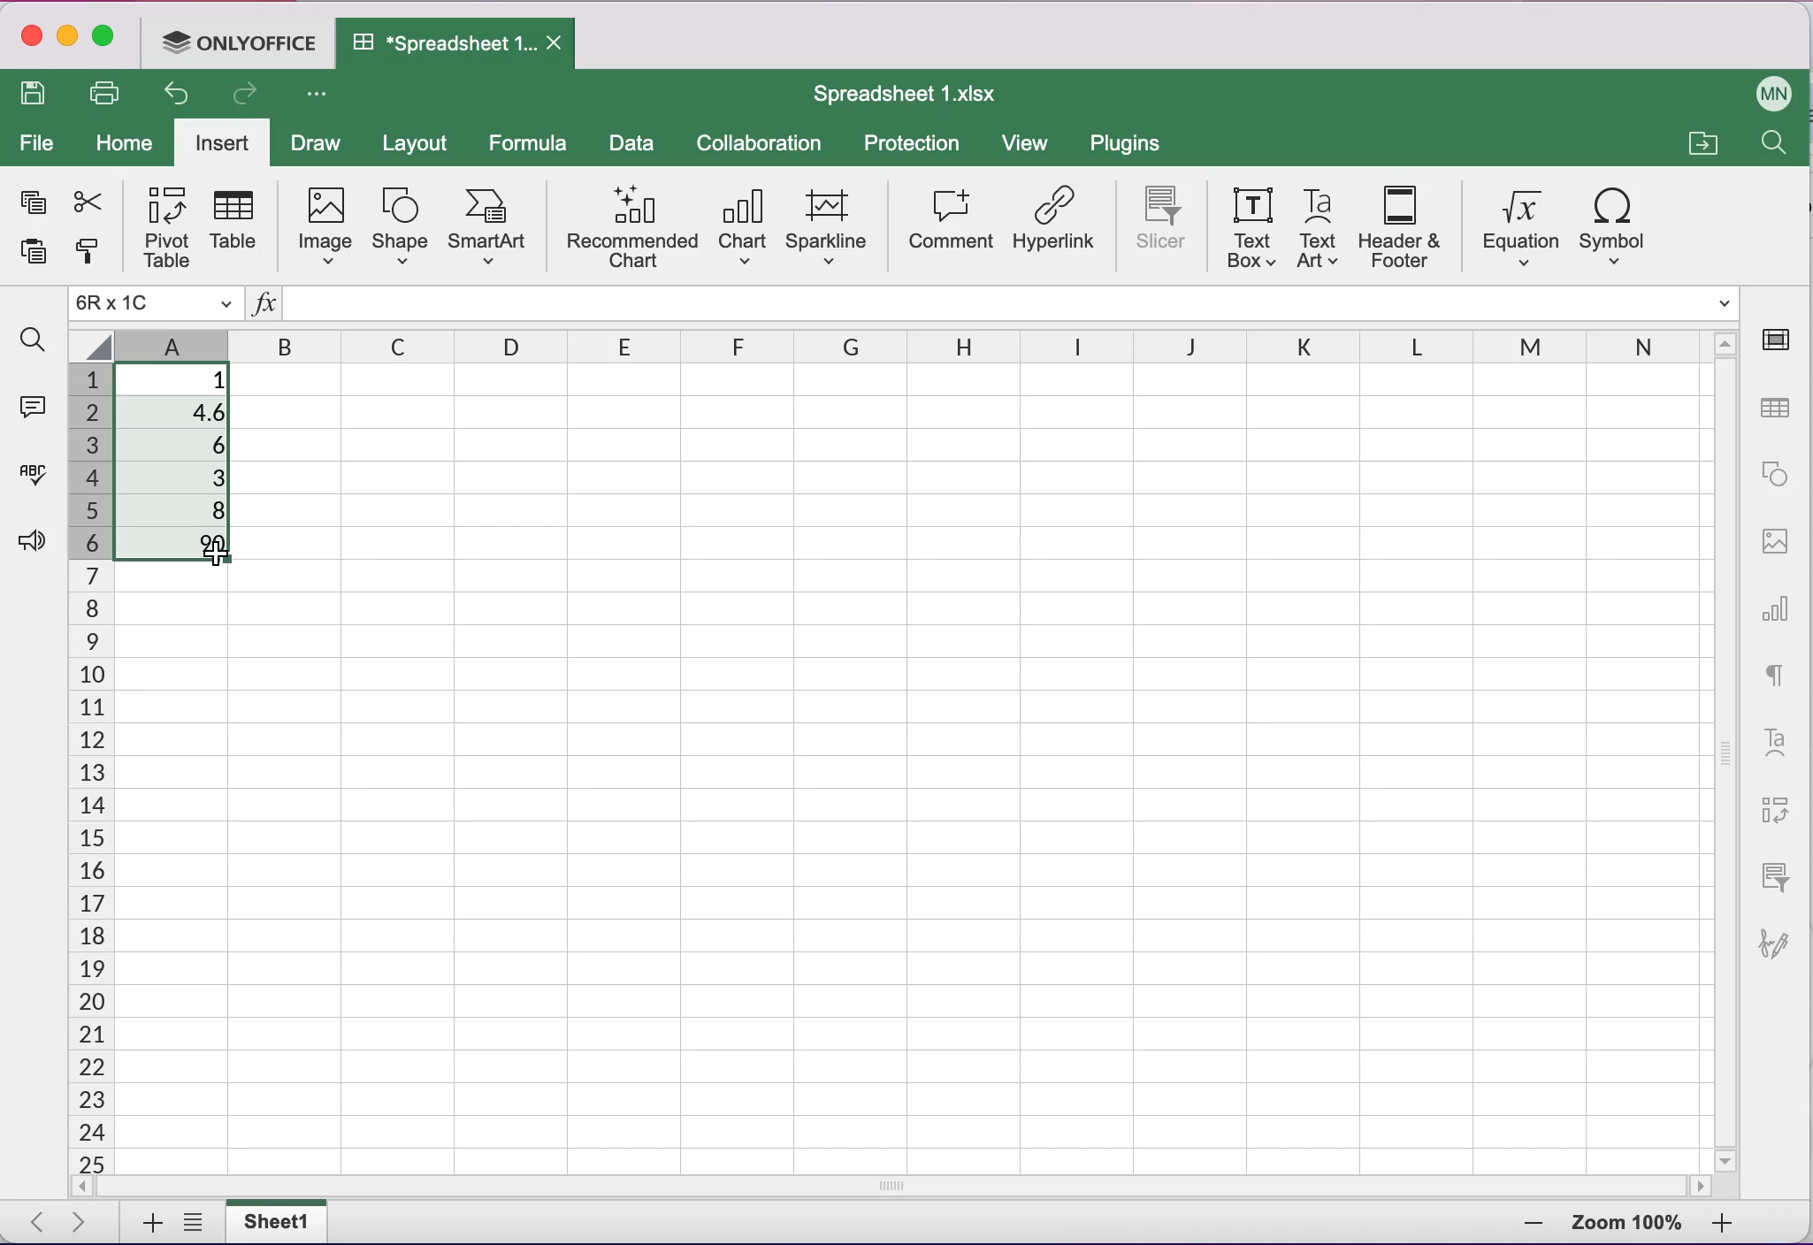 This screenshot has height=1245, width=1813. What do you see at coordinates (184, 477) in the screenshot?
I see `3` at bounding box center [184, 477].